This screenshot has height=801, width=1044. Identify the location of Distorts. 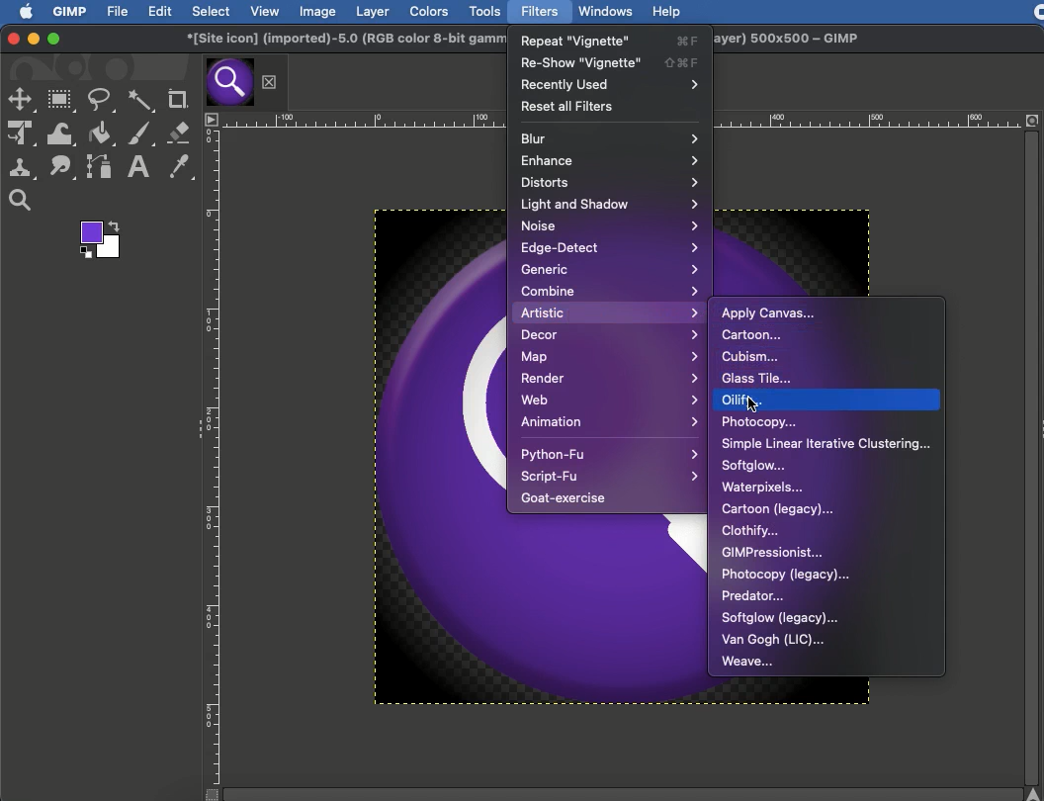
(612, 181).